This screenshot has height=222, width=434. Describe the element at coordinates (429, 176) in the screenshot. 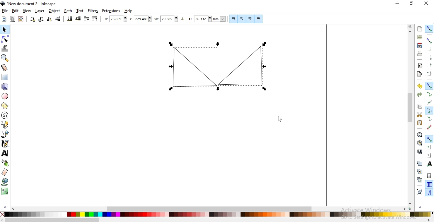

I see `snap to page border` at that location.